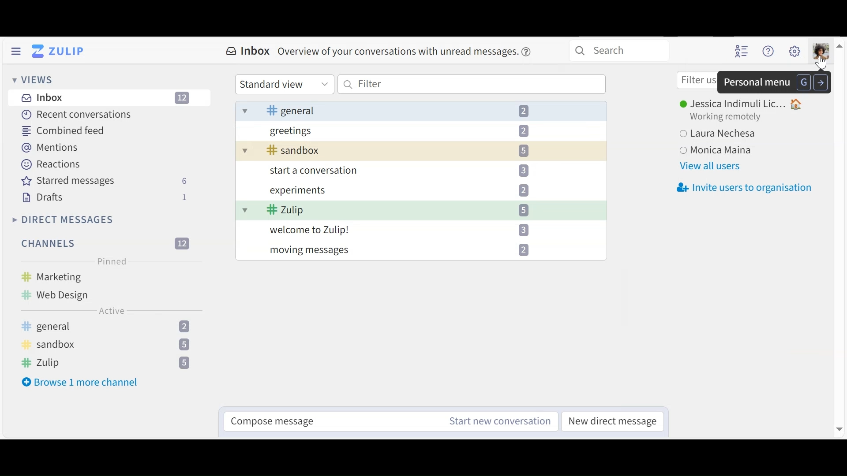  Describe the element at coordinates (63, 219) in the screenshot. I see `Direct Messages` at that location.